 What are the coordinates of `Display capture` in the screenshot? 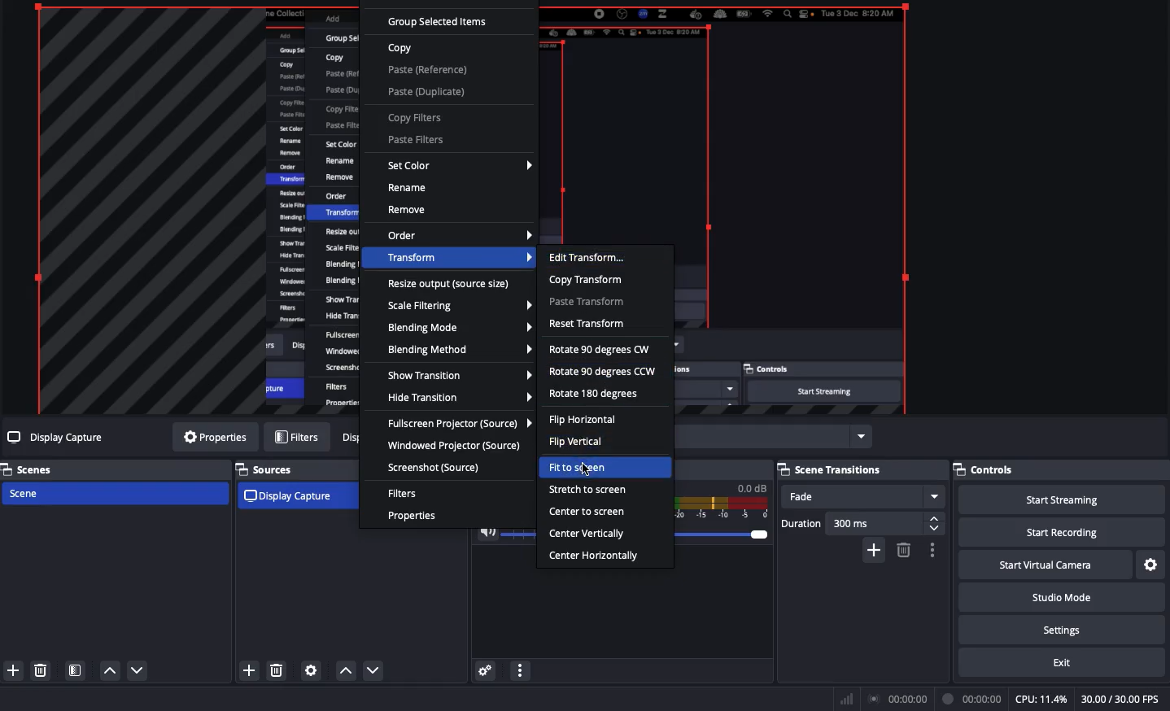 It's located at (292, 497).